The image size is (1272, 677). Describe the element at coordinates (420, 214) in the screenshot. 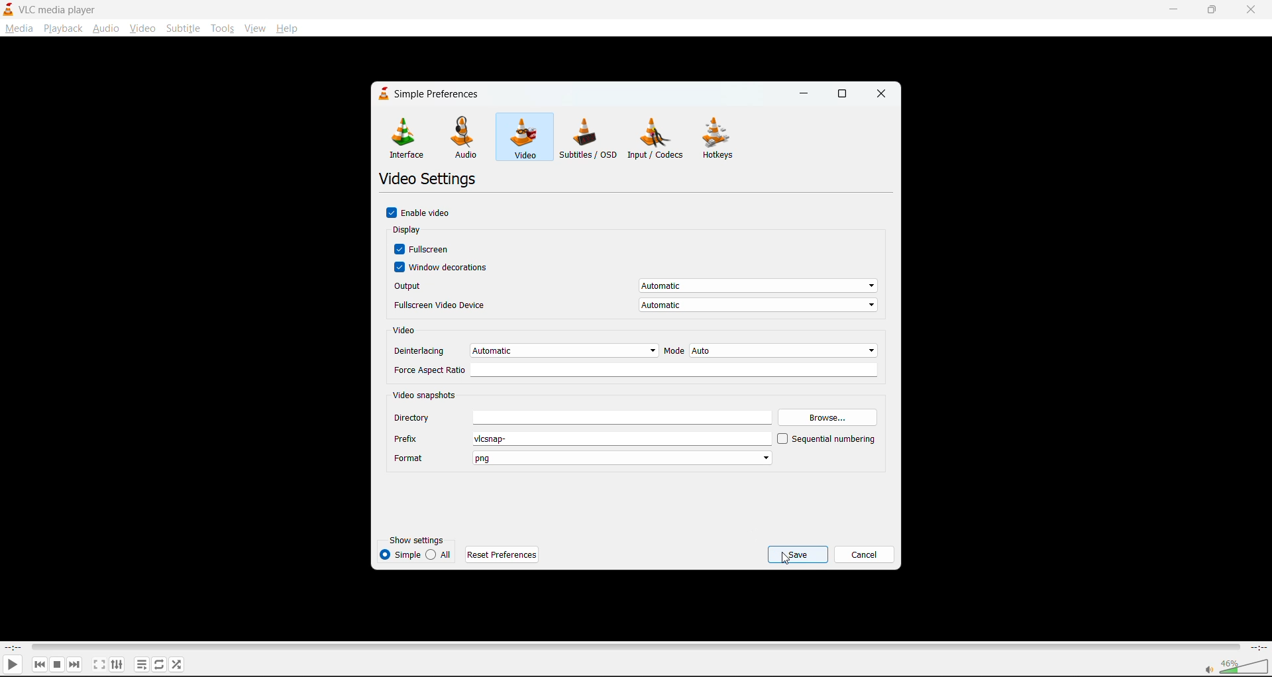

I see `enable video` at that location.